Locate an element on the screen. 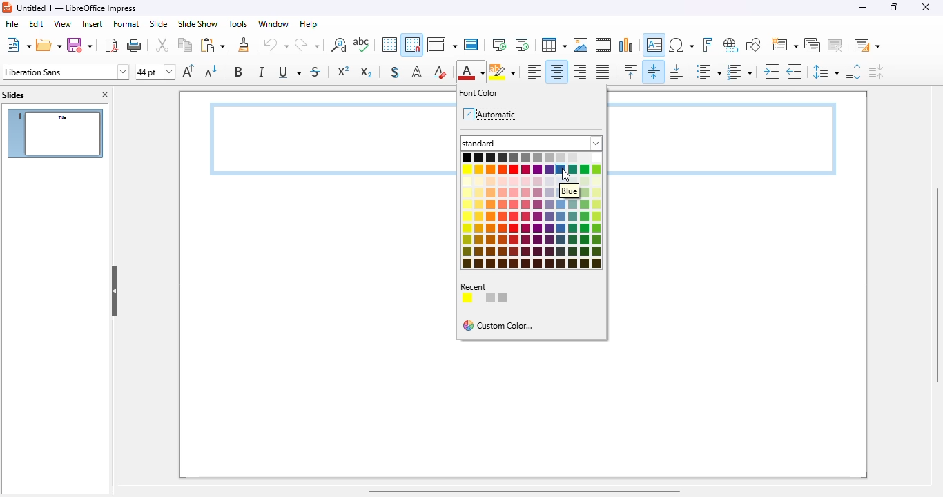 This screenshot has width=943, height=497. new slide is located at coordinates (785, 45).